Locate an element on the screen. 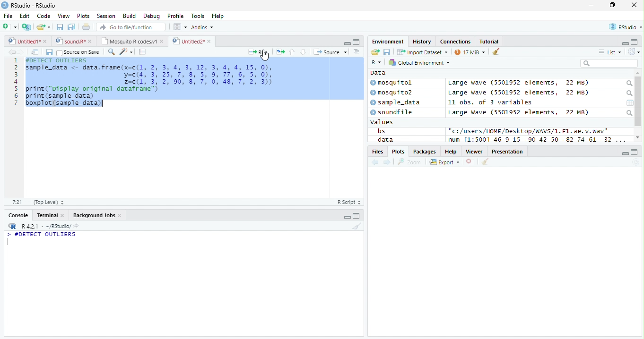 This screenshot has width=644, height=339. Tutorial is located at coordinates (489, 42).